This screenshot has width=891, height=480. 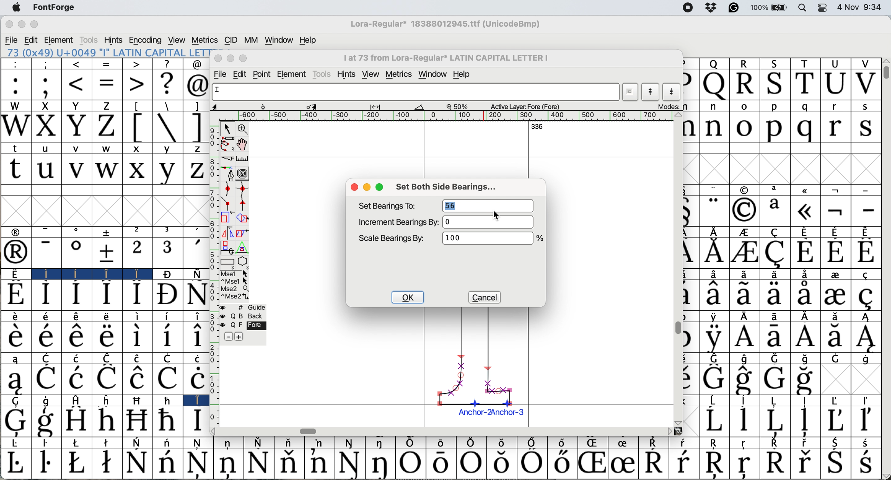 What do you see at coordinates (17, 443) in the screenshot?
I see `Symbol` at bounding box center [17, 443].